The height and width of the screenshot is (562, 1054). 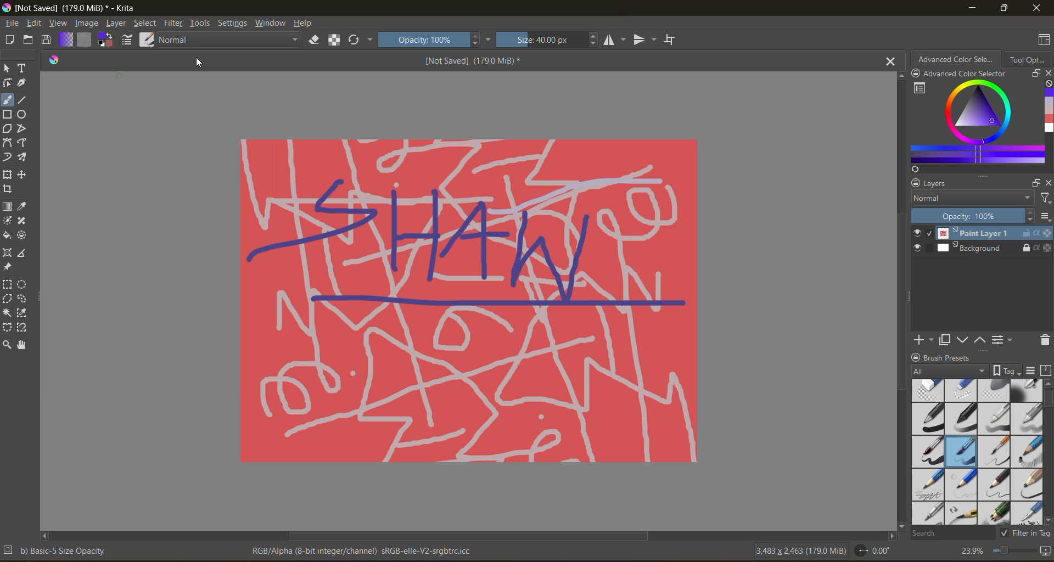 I want to click on preserve alpha, so click(x=335, y=40).